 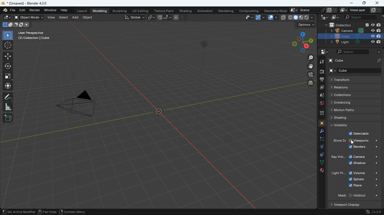 I want to click on rendering, so click(x=227, y=11).